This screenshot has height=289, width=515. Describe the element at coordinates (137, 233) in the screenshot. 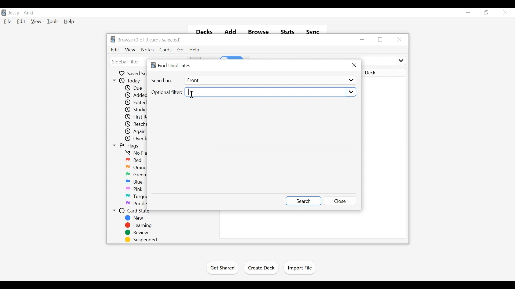

I see `Review` at that location.